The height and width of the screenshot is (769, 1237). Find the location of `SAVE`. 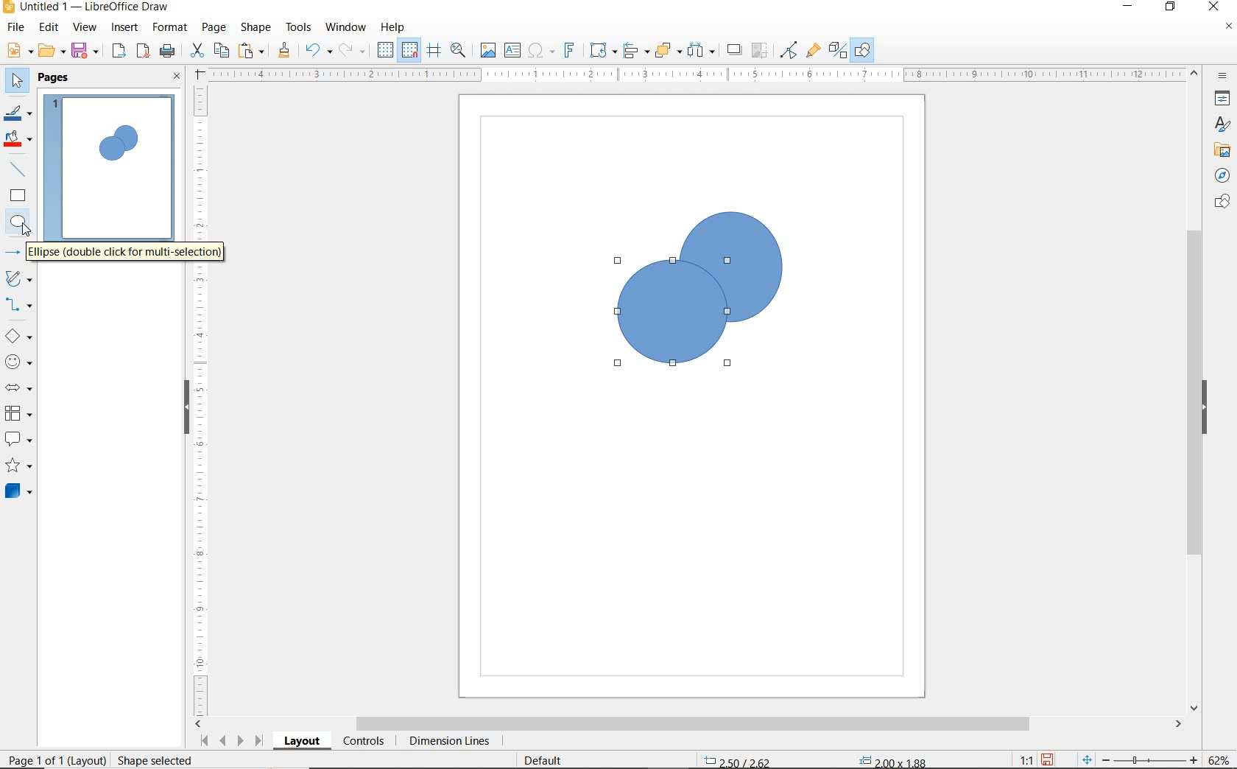

SAVE is located at coordinates (1049, 759).